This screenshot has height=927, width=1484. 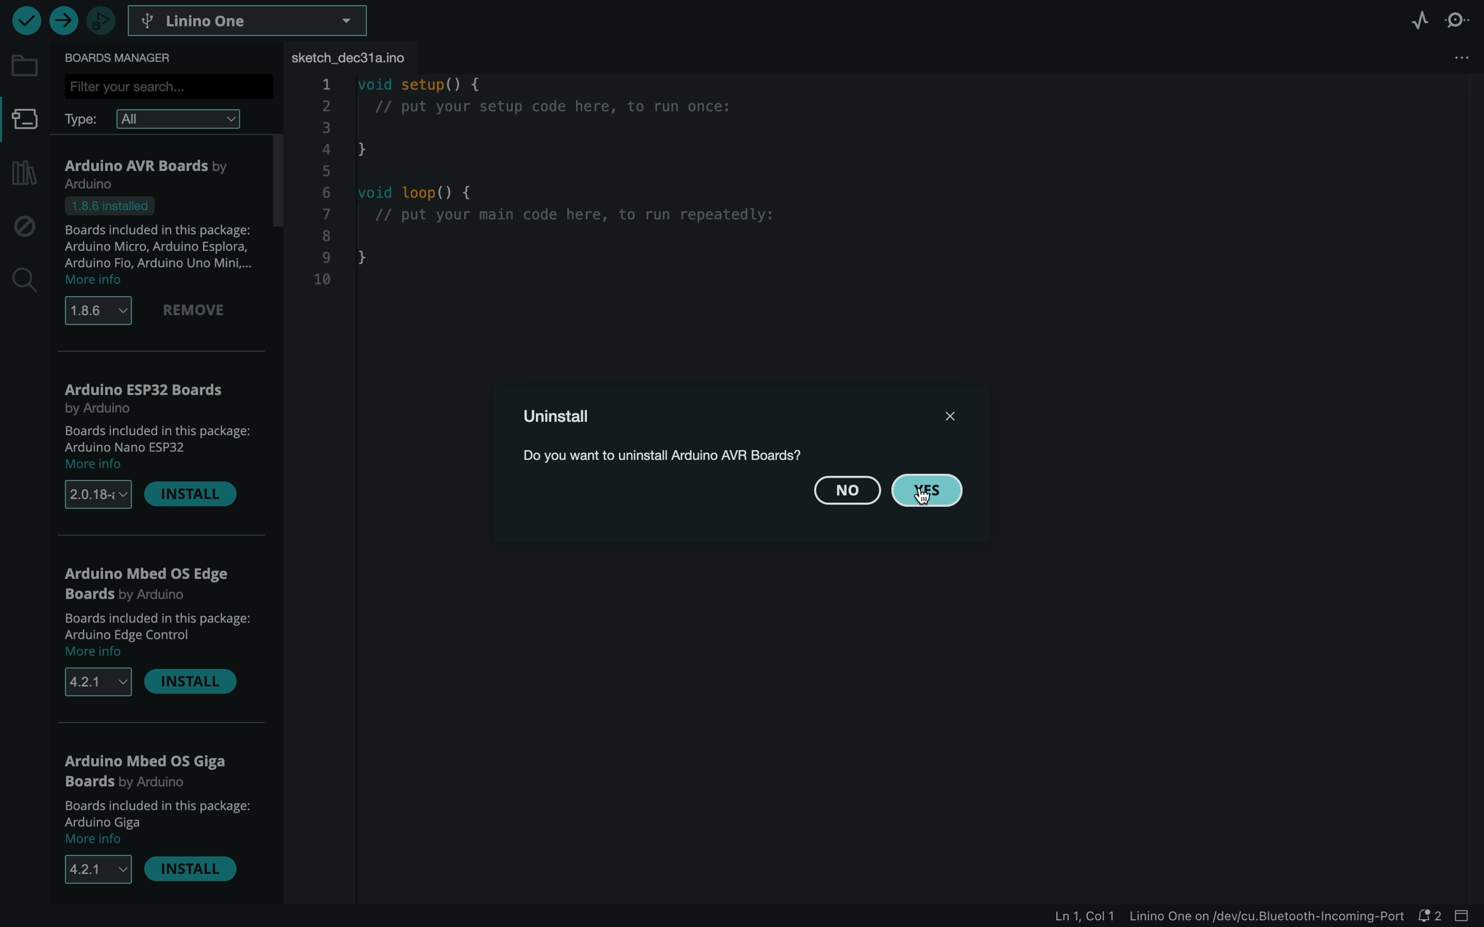 What do you see at coordinates (25, 224) in the screenshot?
I see `debug` at bounding box center [25, 224].